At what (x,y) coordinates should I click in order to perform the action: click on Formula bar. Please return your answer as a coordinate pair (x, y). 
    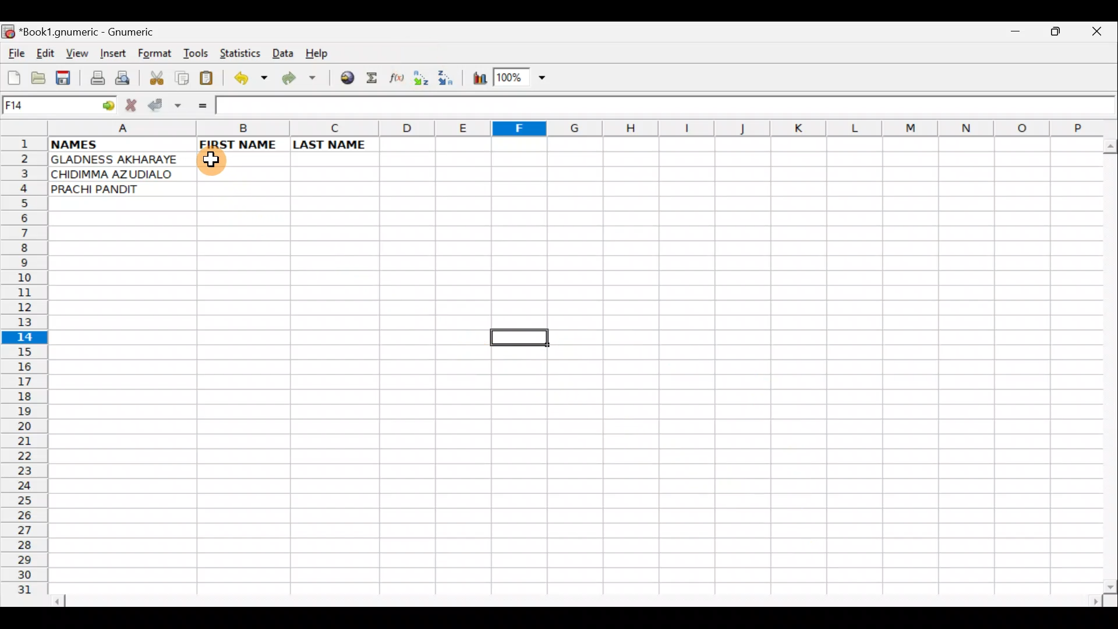
    Looking at the image, I should click on (667, 105).